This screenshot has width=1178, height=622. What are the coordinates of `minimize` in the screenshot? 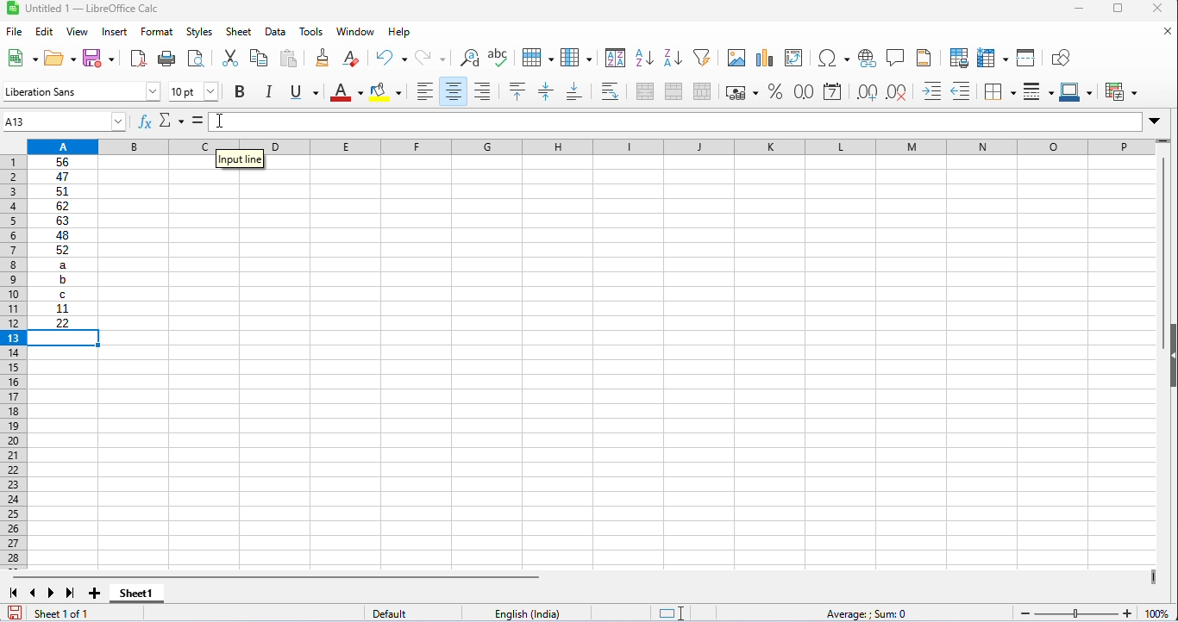 It's located at (1078, 9).